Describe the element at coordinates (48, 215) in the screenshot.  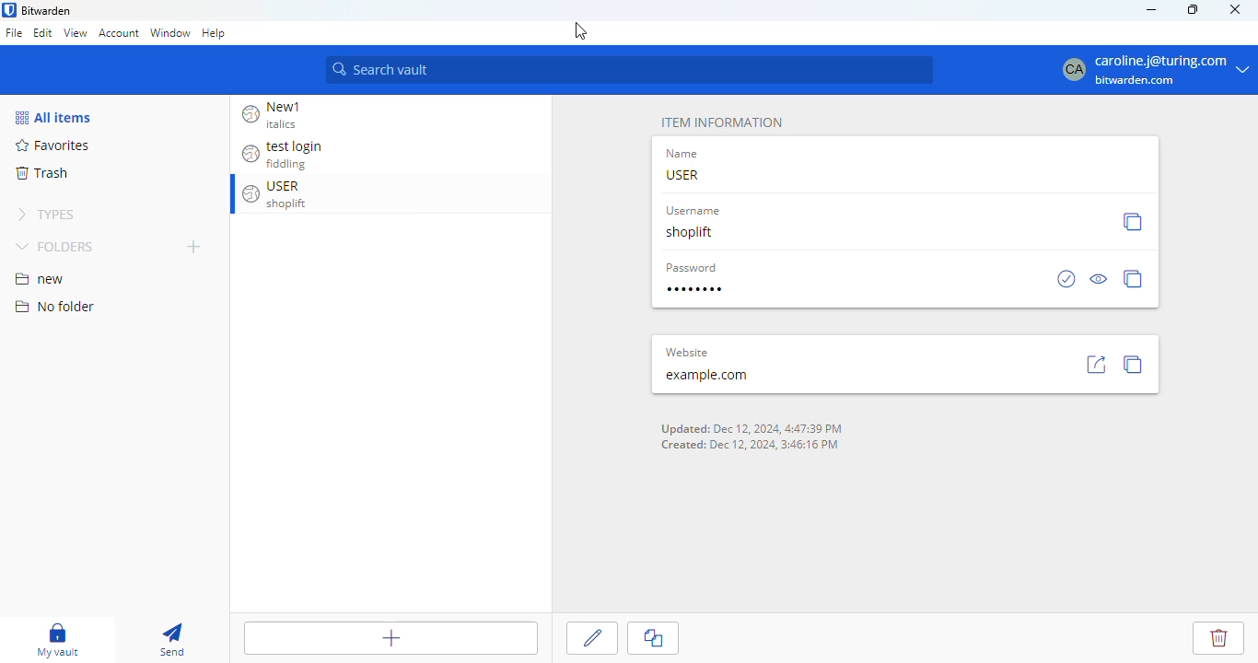
I see `types` at that location.